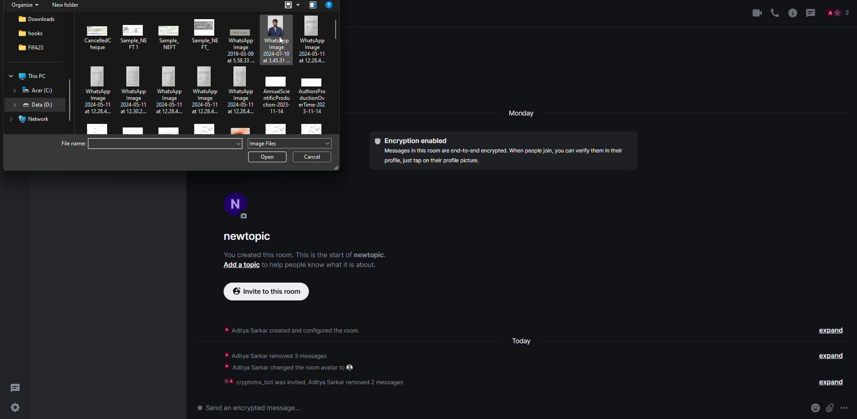 The width and height of the screenshot is (857, 419). Describe the element at coordinates (831, 330) in the screenshot. I see `expand` at that location.